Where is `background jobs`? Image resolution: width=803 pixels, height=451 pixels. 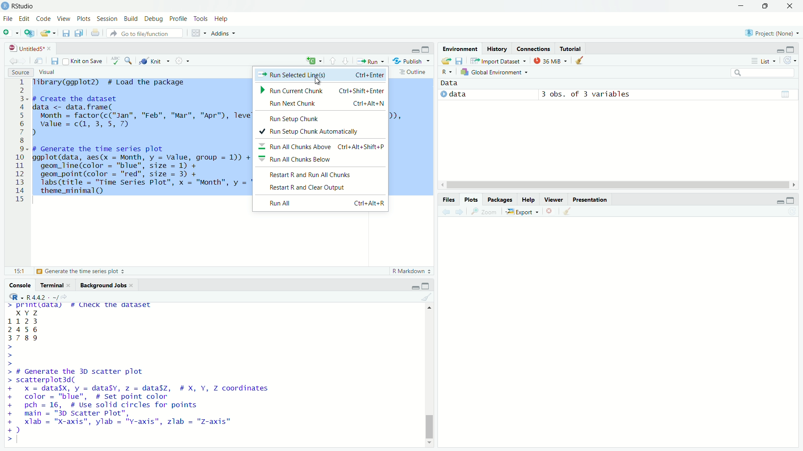
background jobs is located at coordinates (102, 284).